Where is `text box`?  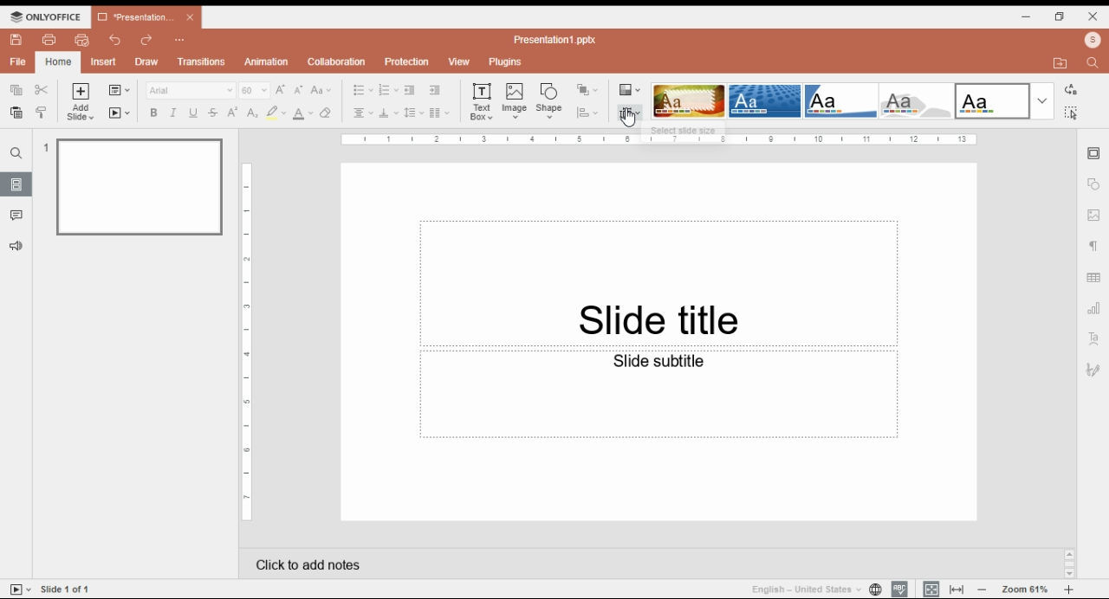
text box is located at coordinates (483, 100).